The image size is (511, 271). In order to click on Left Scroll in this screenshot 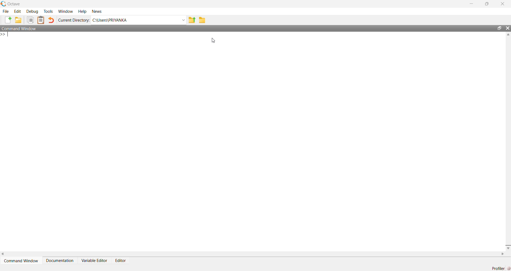, I will do `click(3, 253)`.